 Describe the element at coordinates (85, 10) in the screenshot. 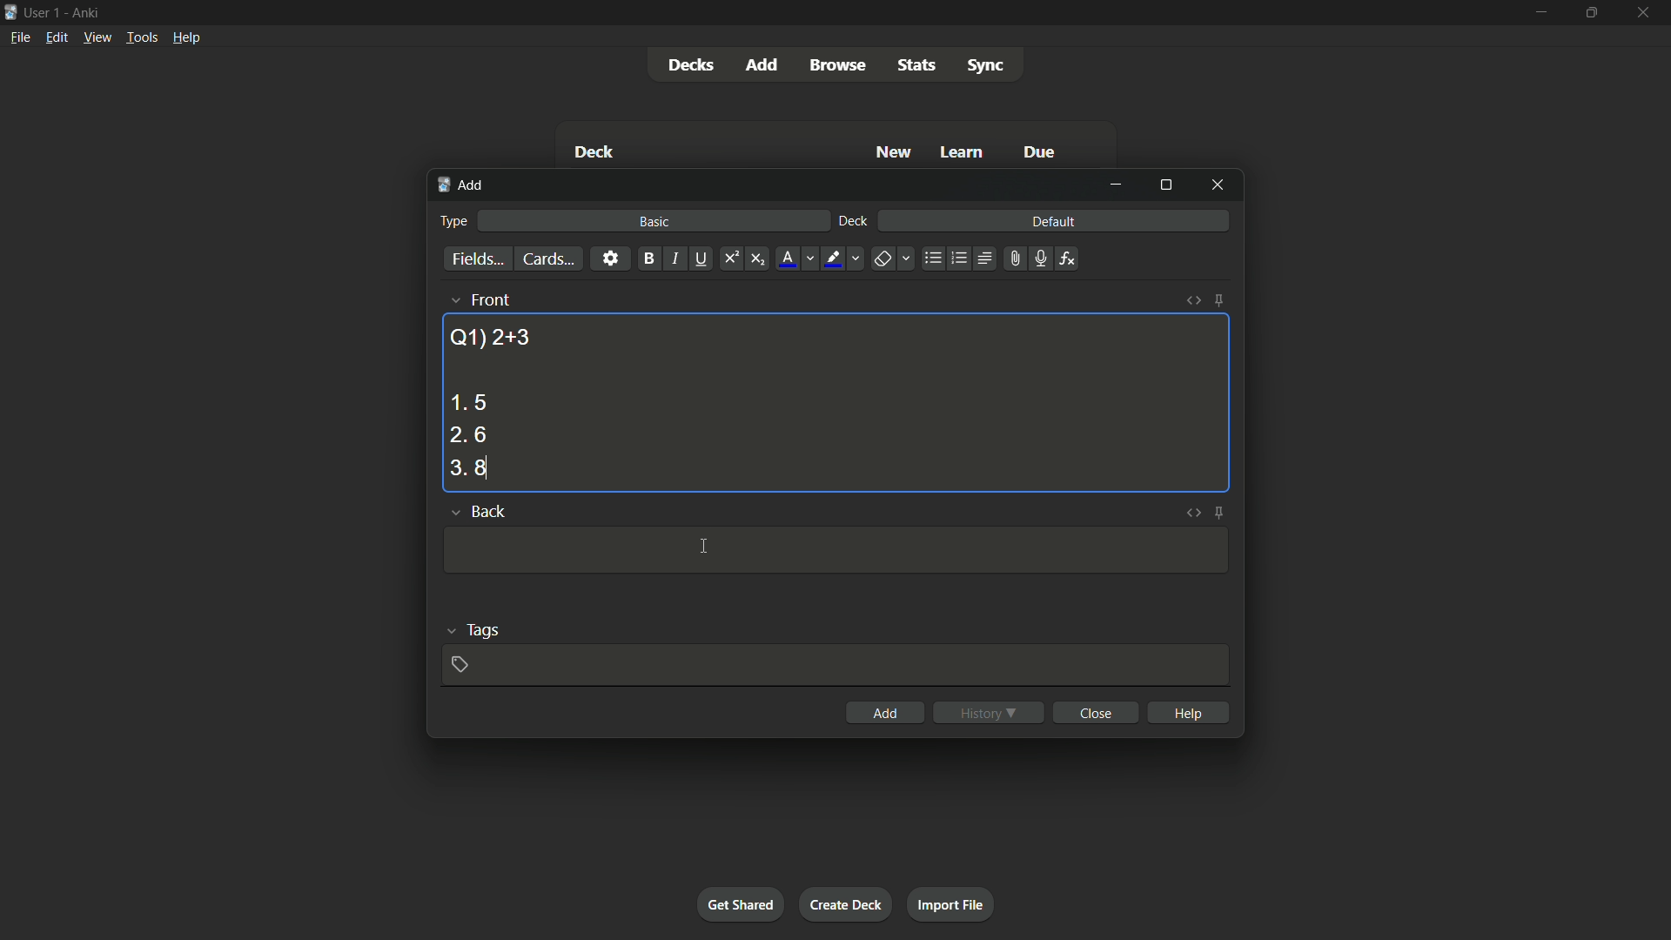

I see `app name` at that location.